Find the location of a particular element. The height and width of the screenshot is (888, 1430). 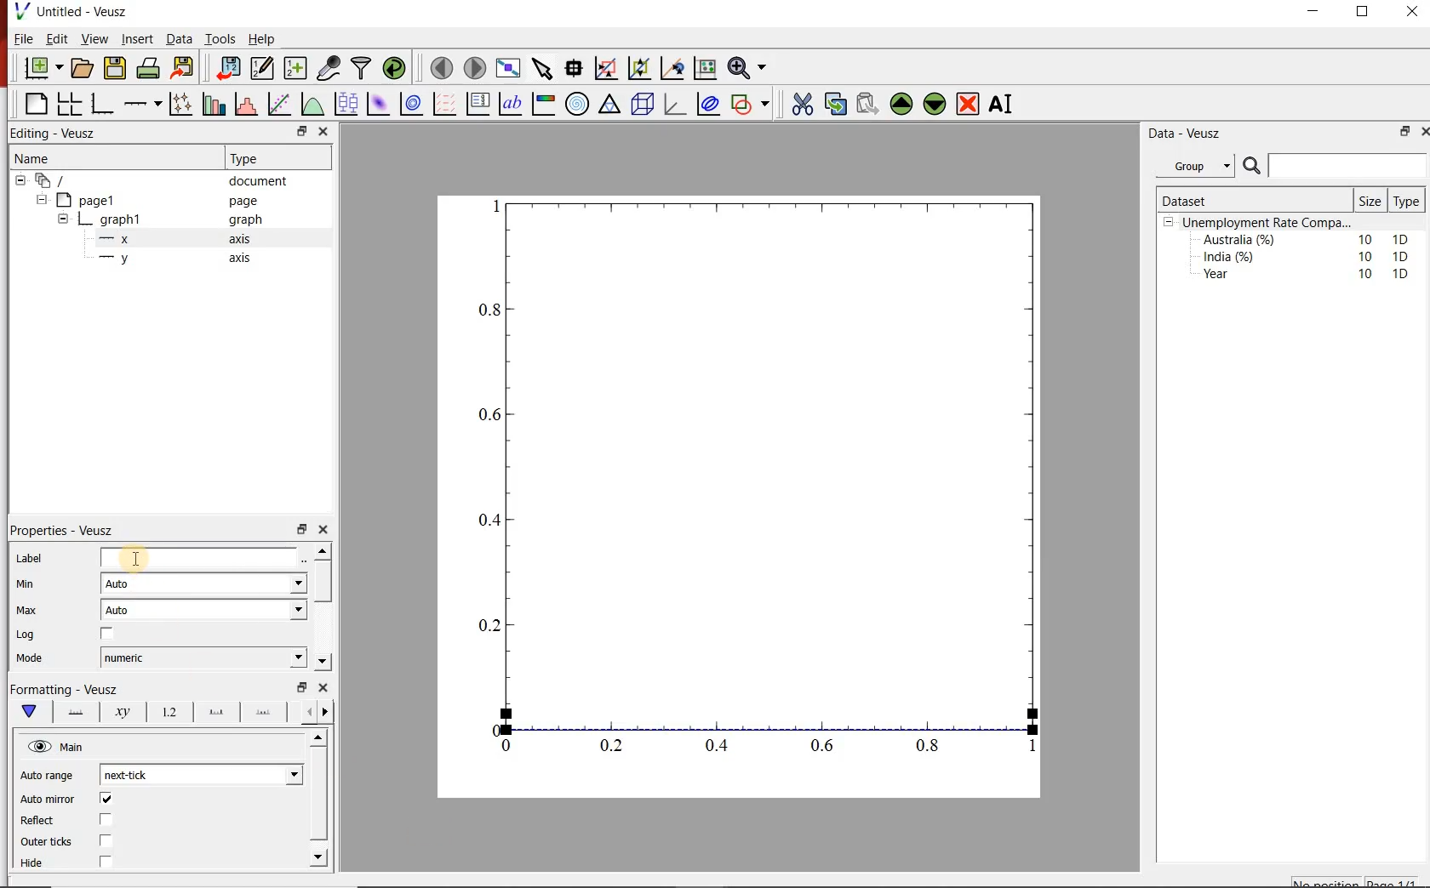

click or draw rectangle on the zoom graph axes is located at coordinates (607, 69).